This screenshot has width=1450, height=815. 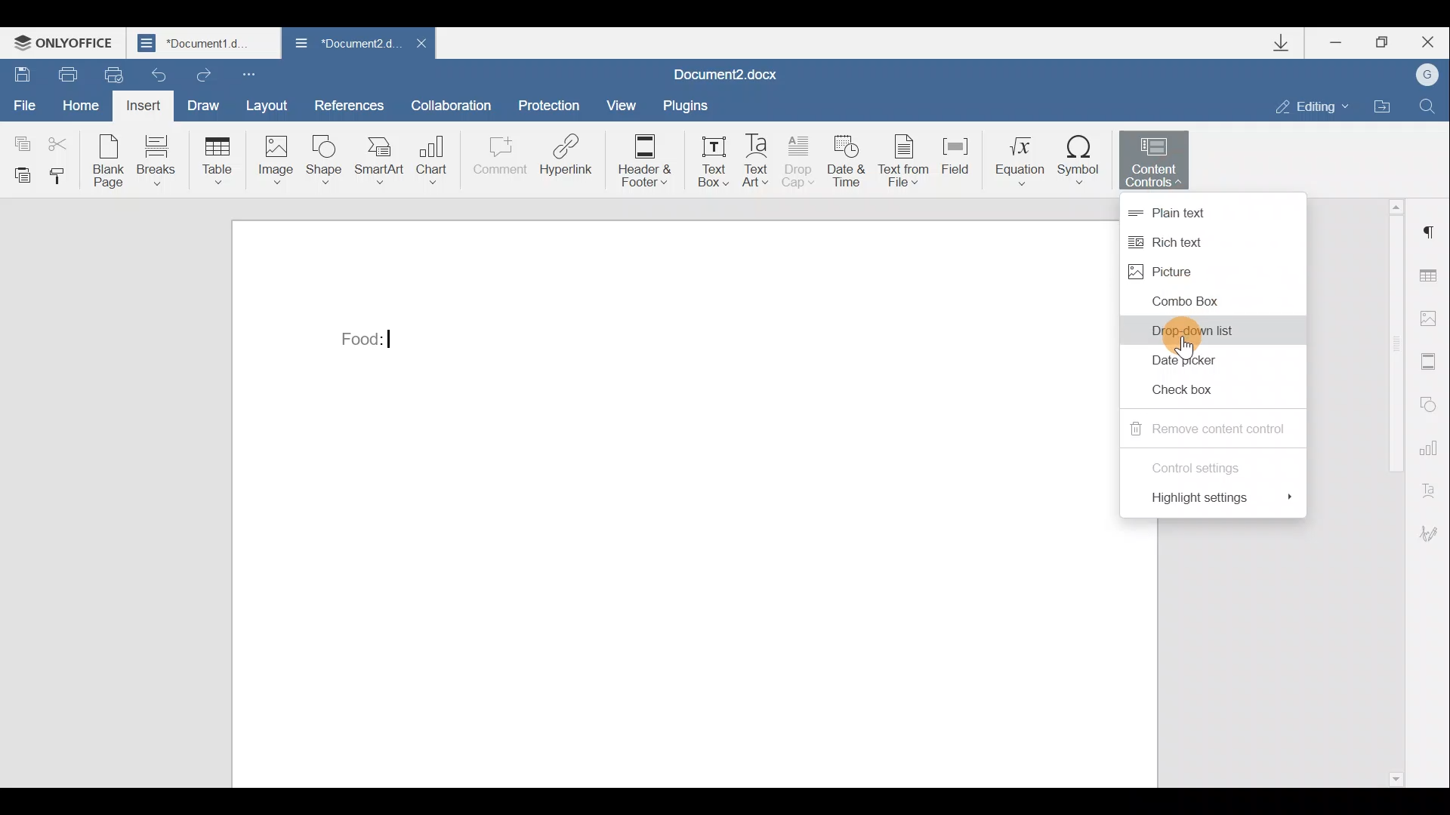 I want to click on References, so click(x=348, y=103).